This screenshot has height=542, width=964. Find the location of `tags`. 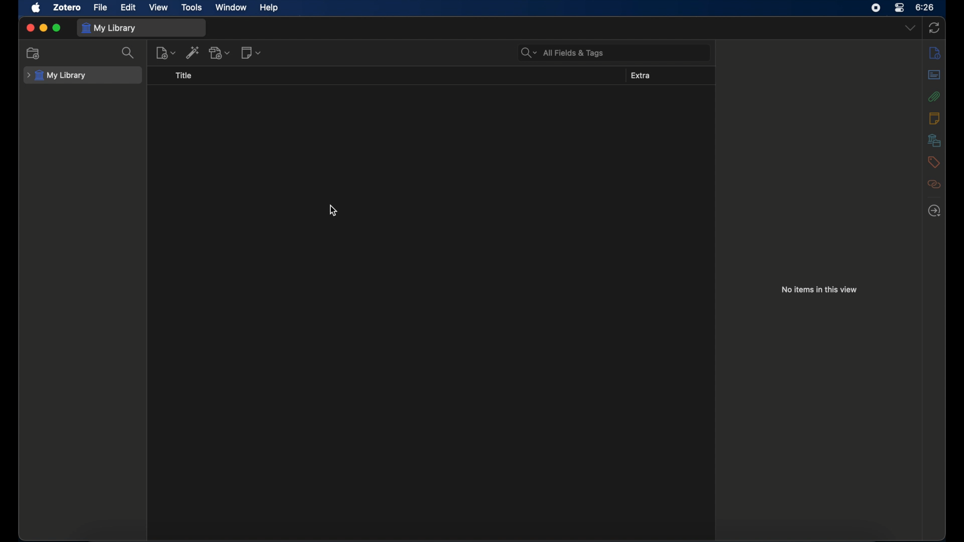

tags is located at coordinates (934, 162).